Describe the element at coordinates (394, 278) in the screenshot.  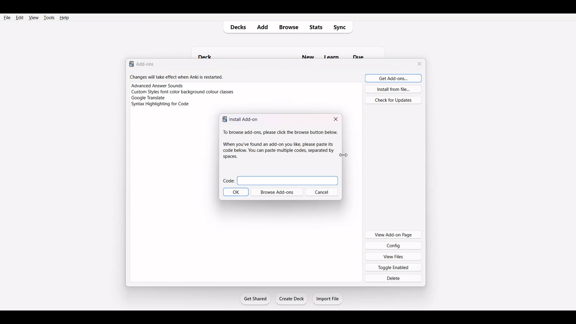
I see `Delete` at that location.